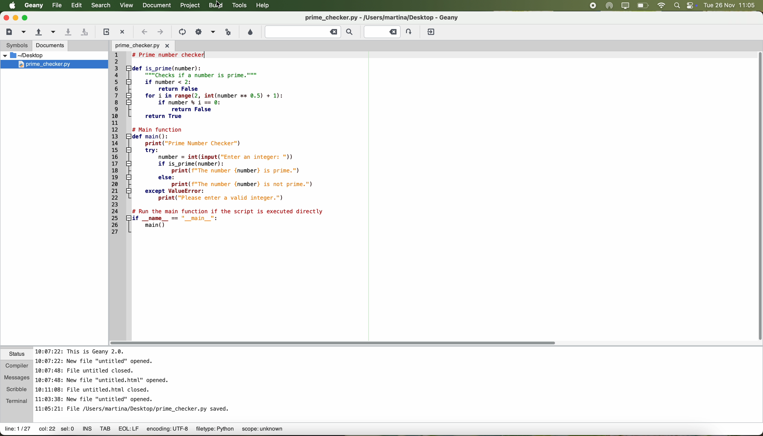  I want to click on controls, so click(691, 5).